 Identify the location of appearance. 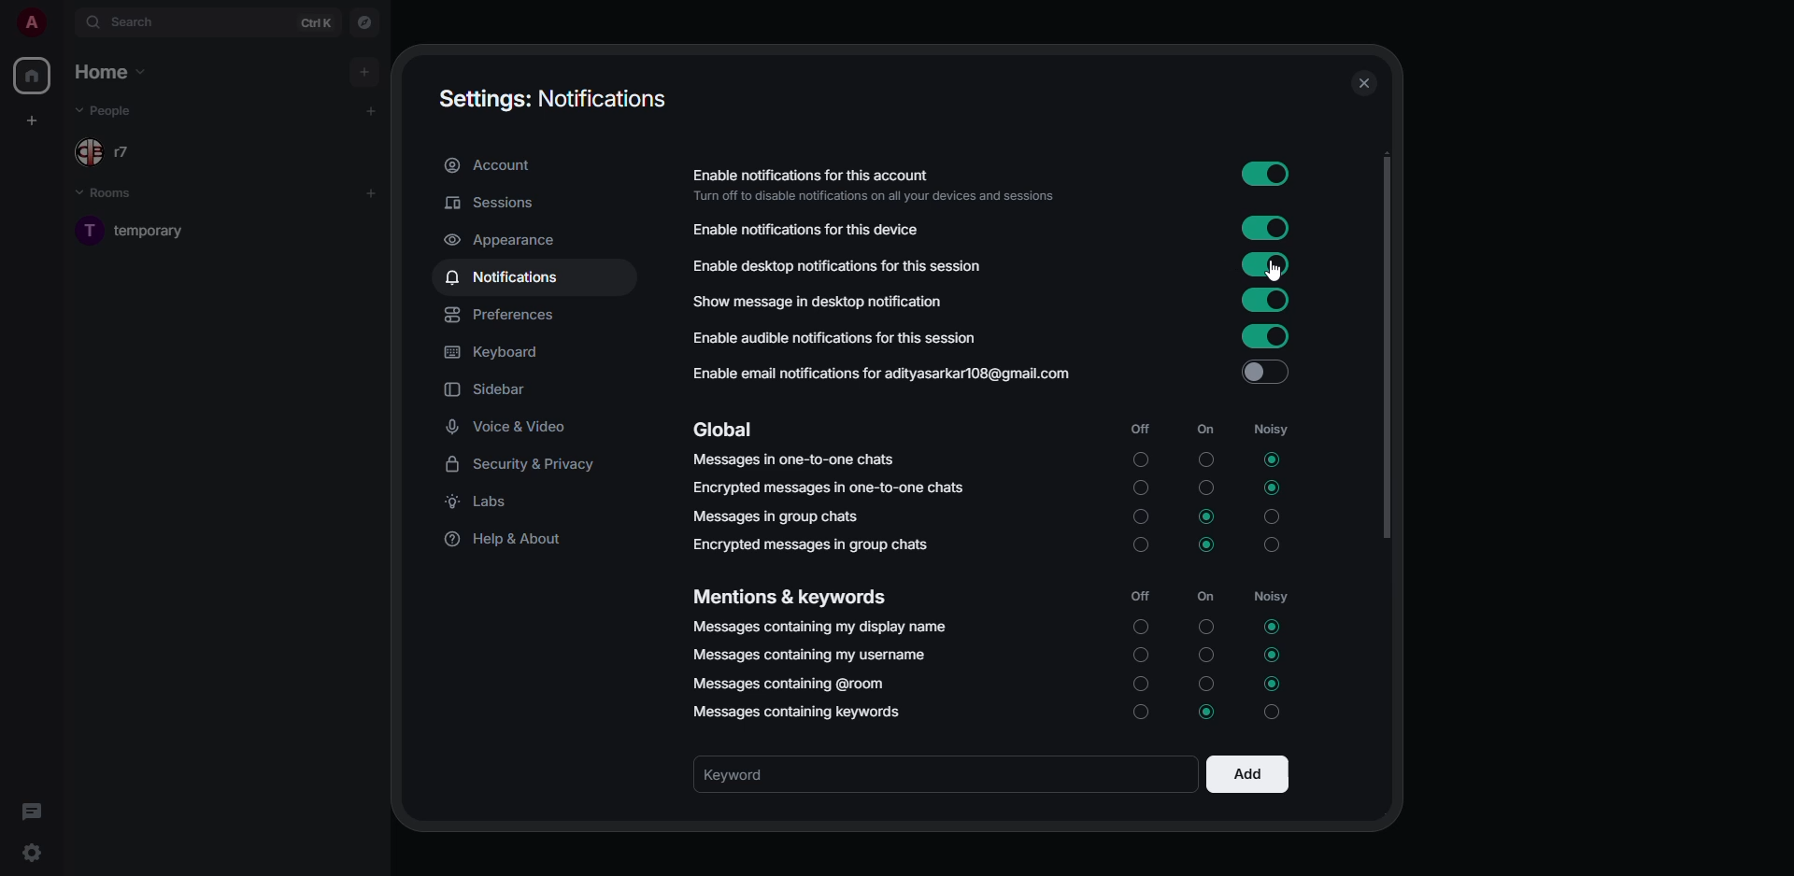
(503, 242).